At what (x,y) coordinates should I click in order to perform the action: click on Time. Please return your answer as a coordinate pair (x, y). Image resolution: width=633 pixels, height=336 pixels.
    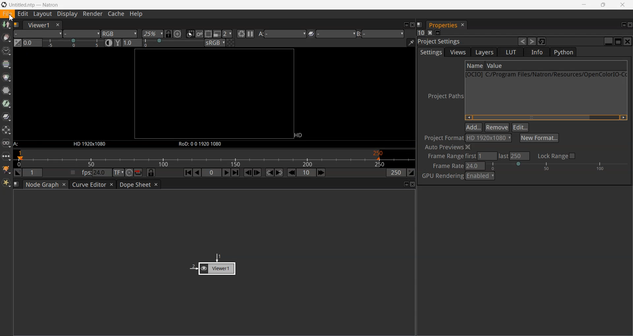
    Looking at the image, I should click on (6, 51).